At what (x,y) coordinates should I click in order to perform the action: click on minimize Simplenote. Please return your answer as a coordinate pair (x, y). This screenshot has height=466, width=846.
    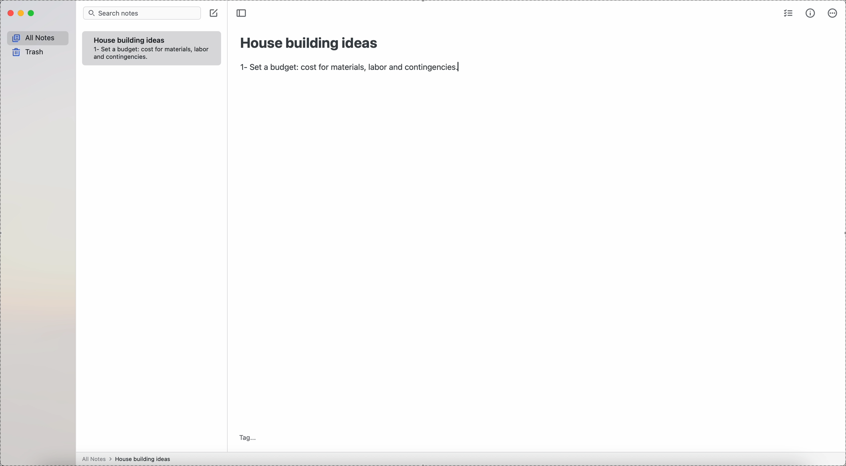
    Looking at the image, I should click on (22, 14).